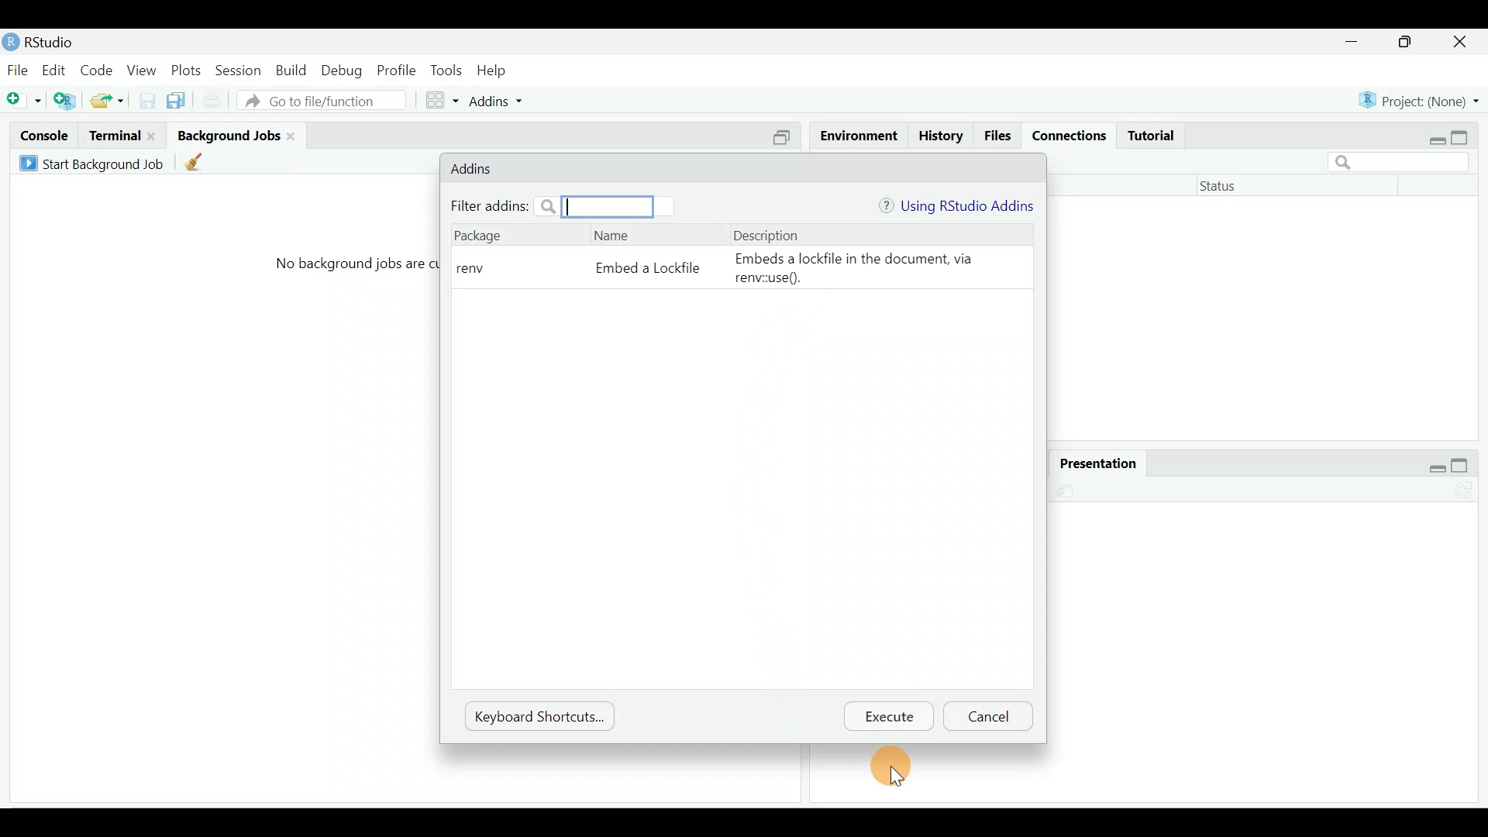  I want to click on open an existing file, so click(108, 102).